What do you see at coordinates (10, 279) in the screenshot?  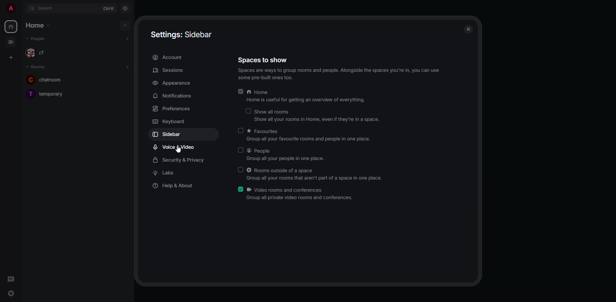 I see `threads` at bounding box center [10, 279].